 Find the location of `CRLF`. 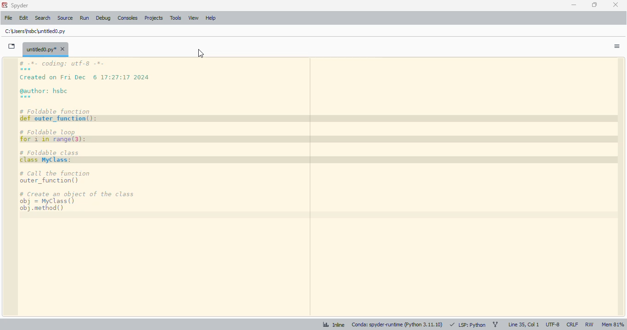

CRLF is located at coordinates (572, 324).